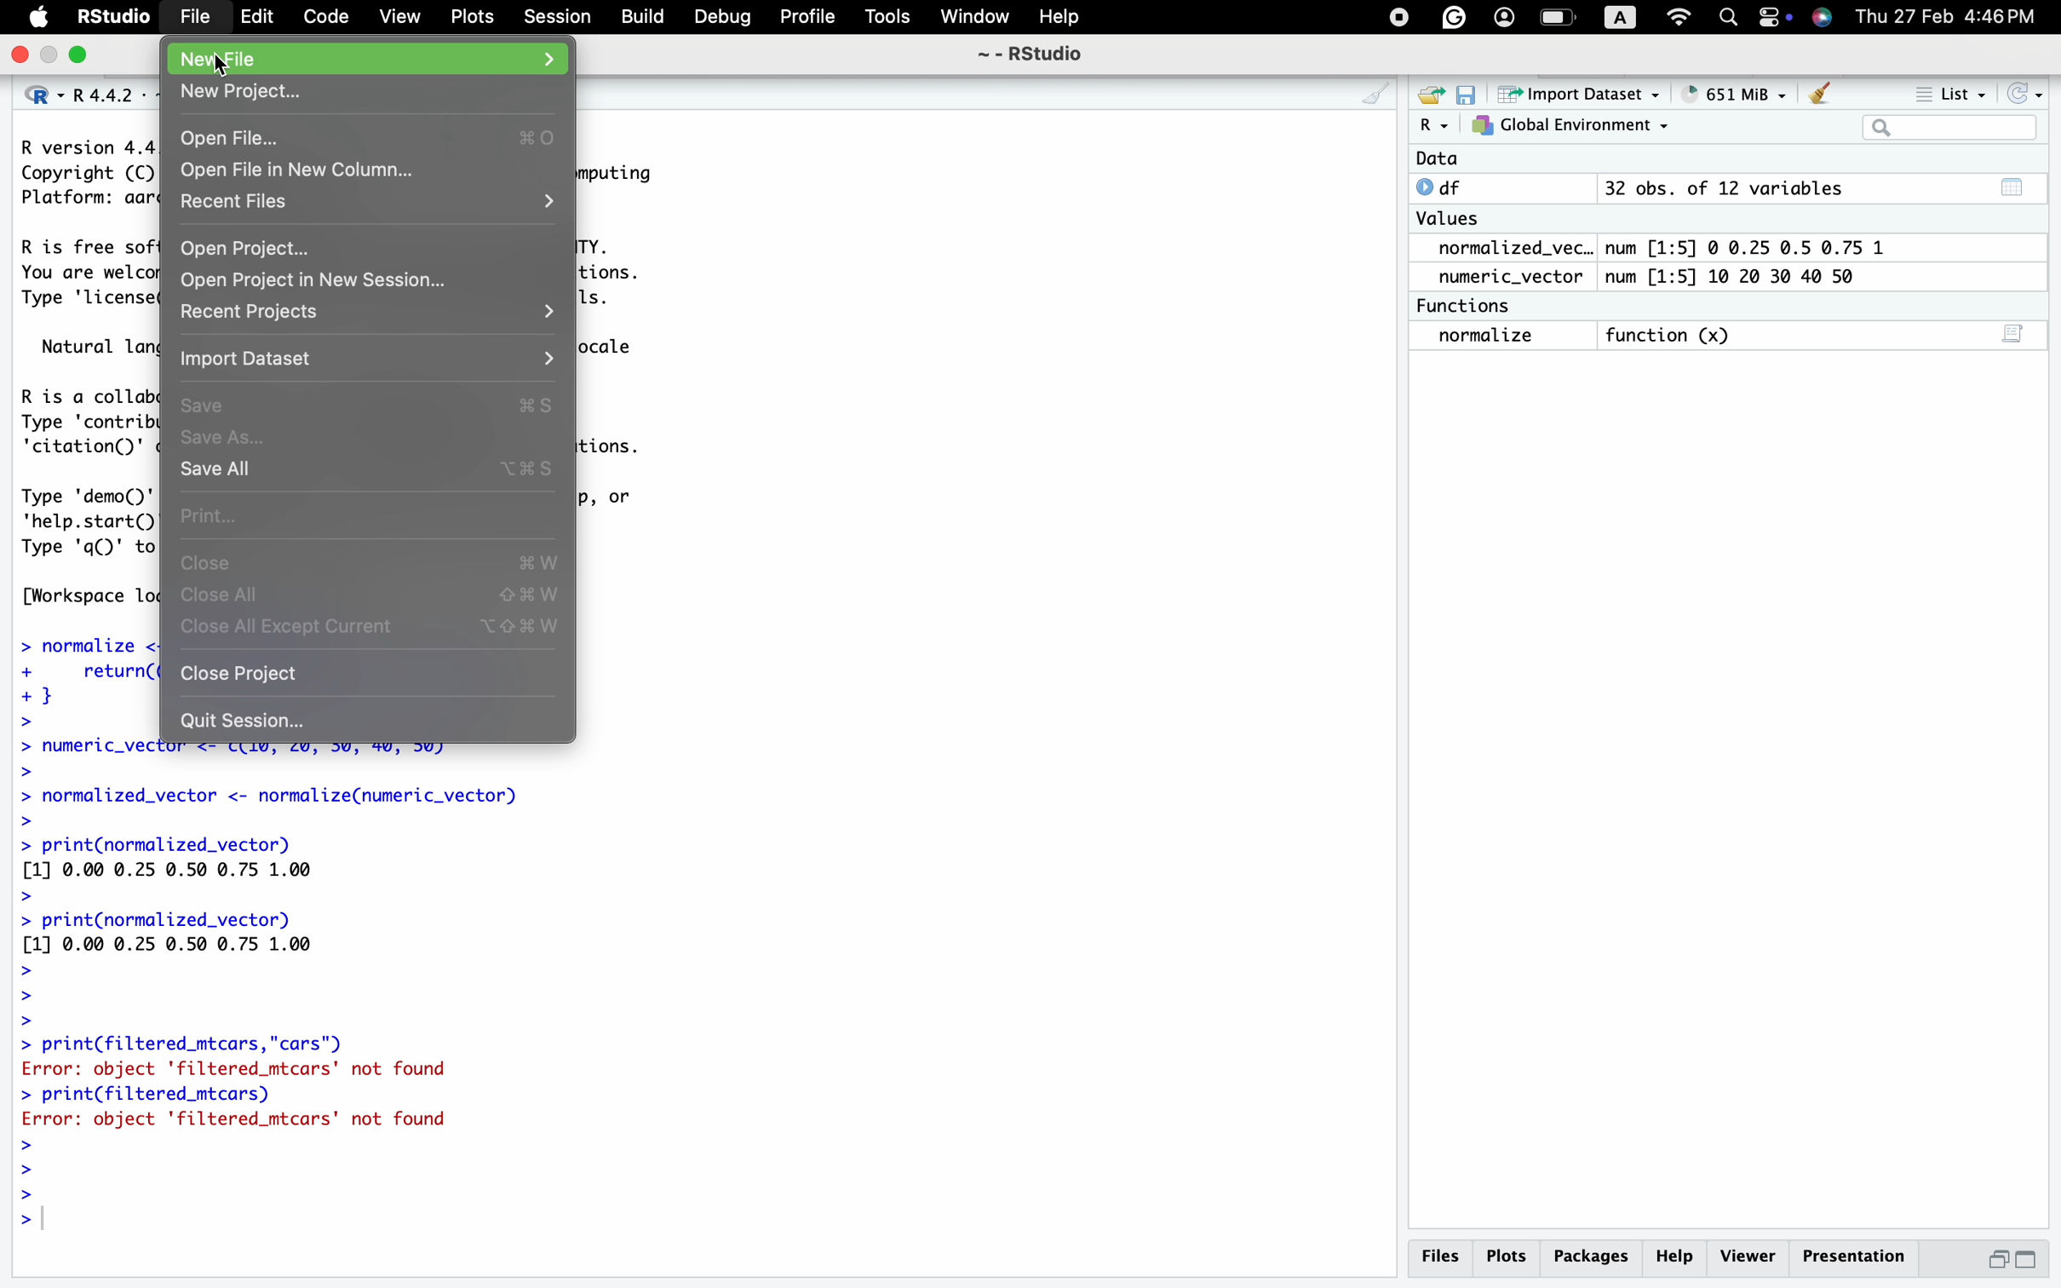 The image size is (2061, 1288). Describe the element at coordinates (368, 310) in the screenshot. I see `Bn recent Frojects` at that location.